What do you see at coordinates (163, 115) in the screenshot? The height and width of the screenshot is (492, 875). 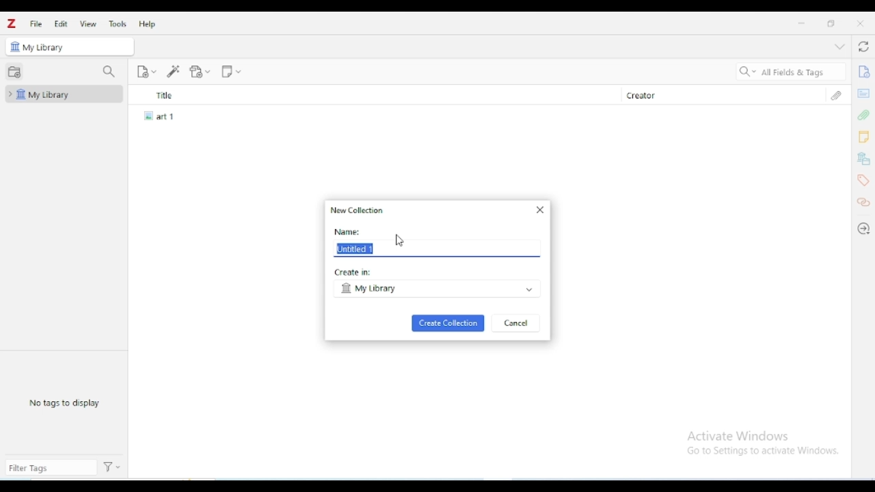 I see `art 1` at bounding box center [163, 115].